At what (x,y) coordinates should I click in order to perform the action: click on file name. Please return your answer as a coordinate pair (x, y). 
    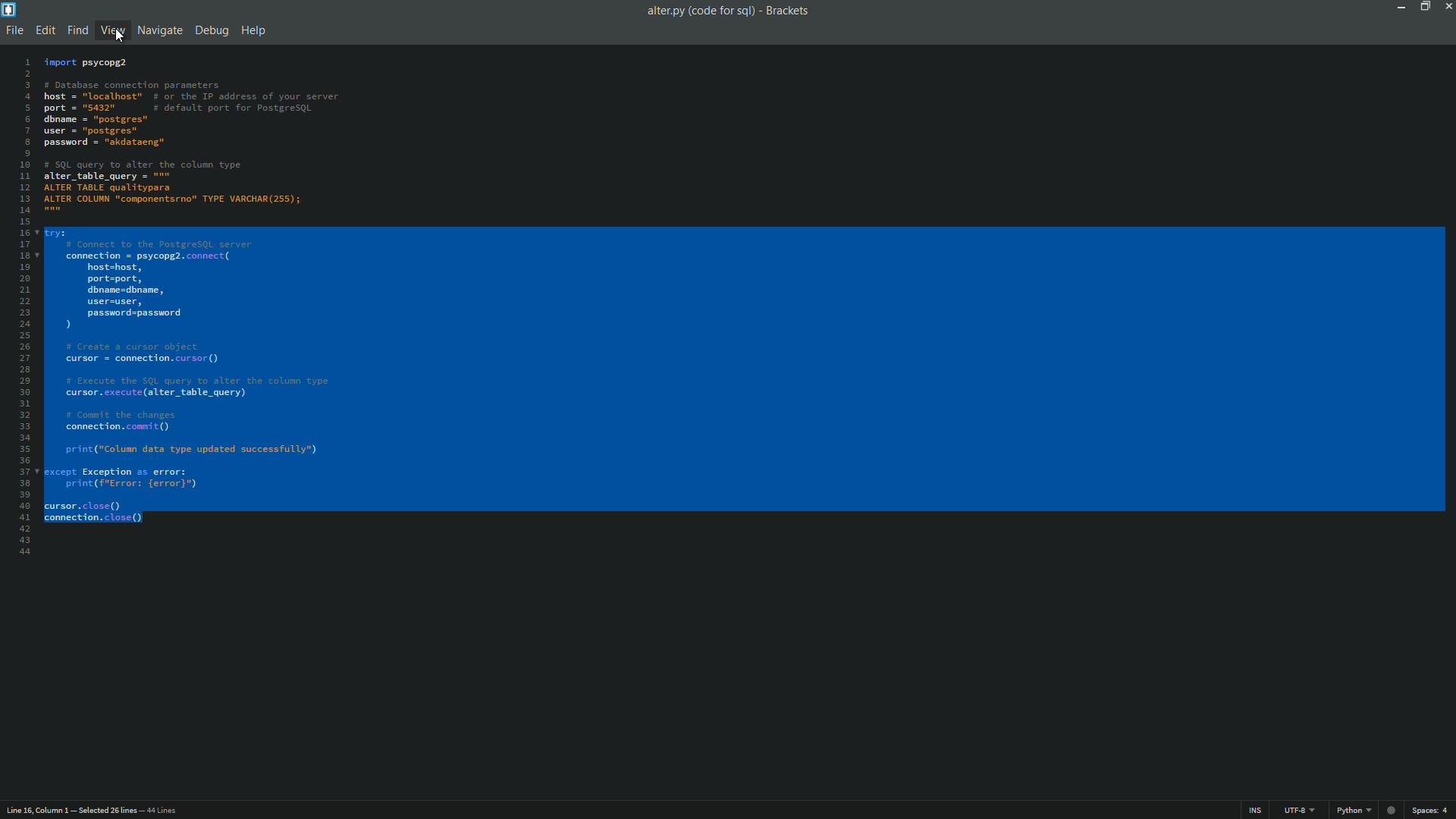
    Looking at the image, I should click on (700, 11).